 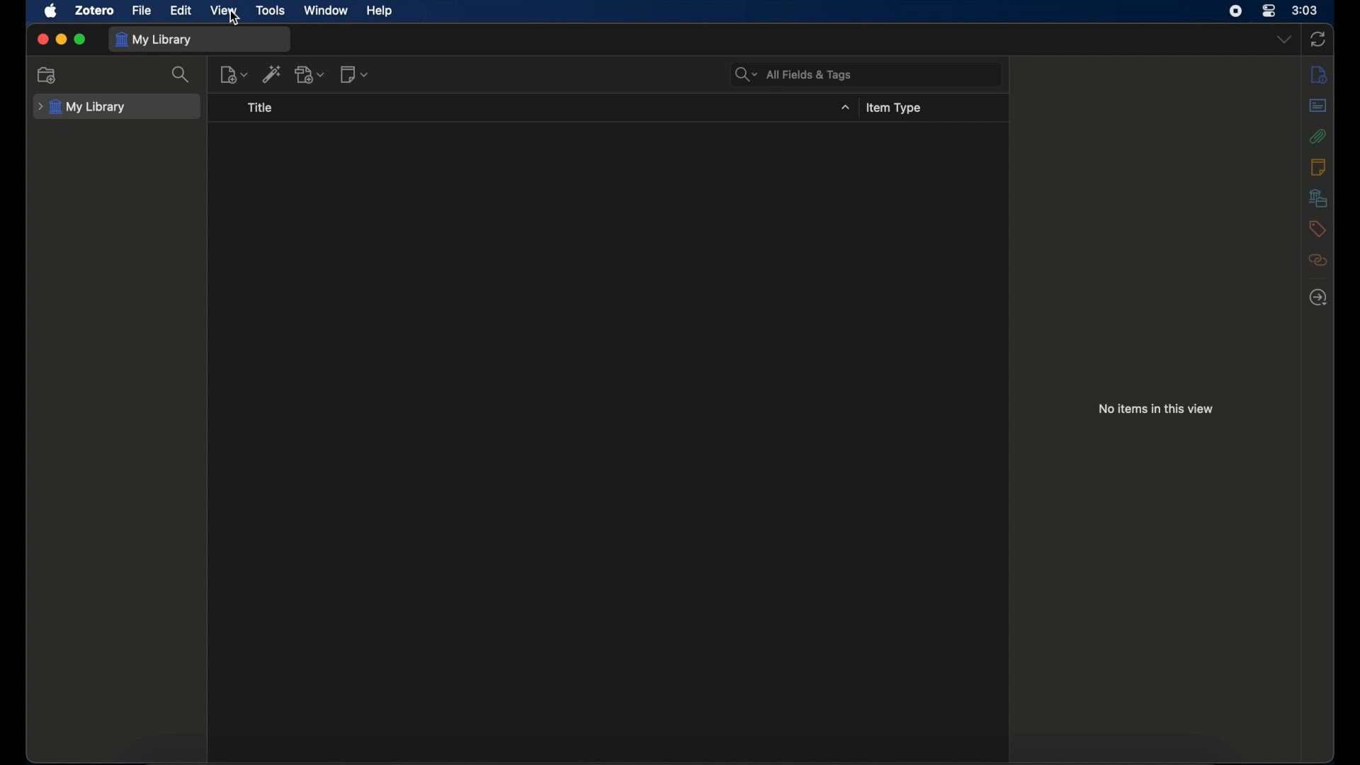 I want to click on apple icon, so click(x=52, y=11).